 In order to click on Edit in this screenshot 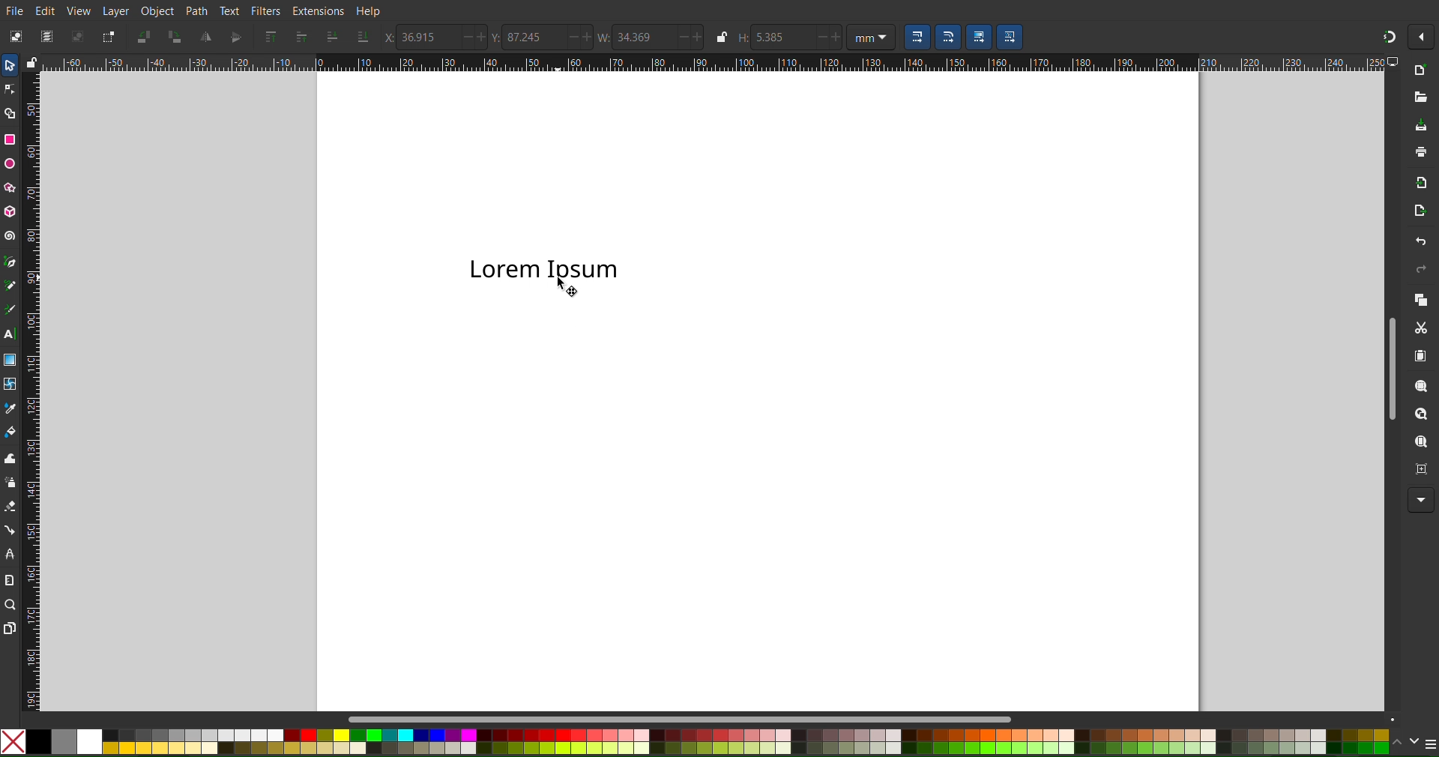, I will do `click(43, 10)`.